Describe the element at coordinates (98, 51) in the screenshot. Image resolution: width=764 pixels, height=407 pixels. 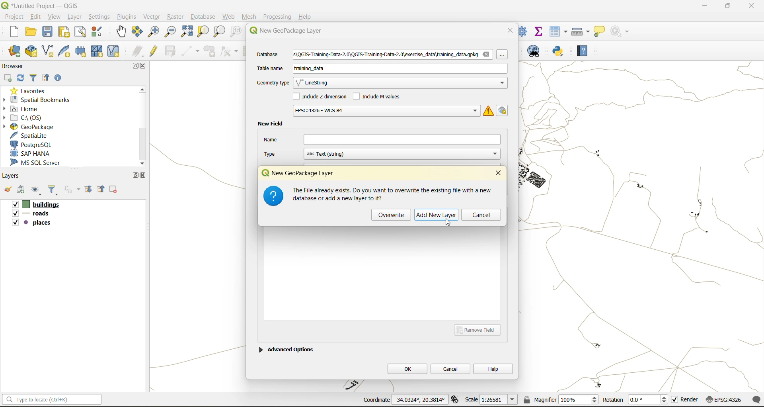
I see `mesh` at that location.